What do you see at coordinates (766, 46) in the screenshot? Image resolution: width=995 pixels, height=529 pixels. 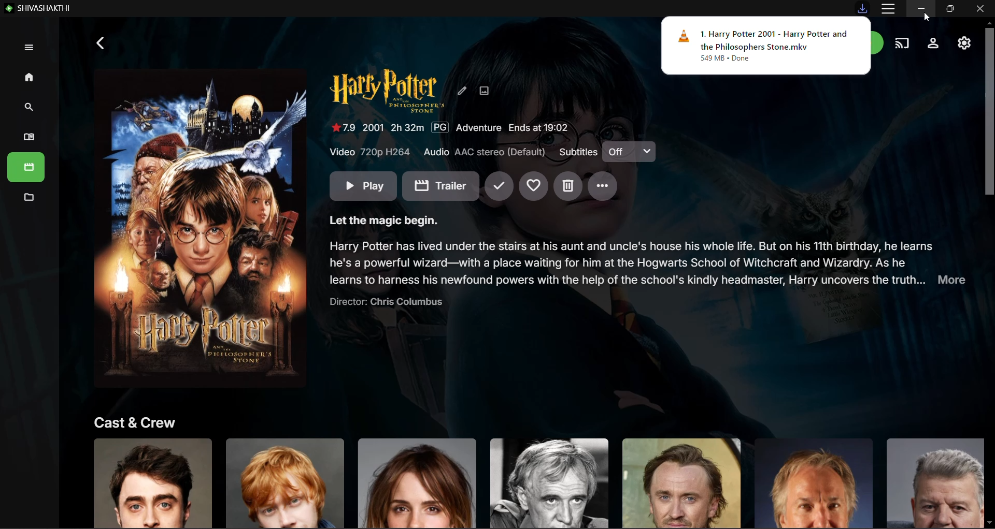 I see `Movie Download confirmation on Emby App Downloads` at bounding box center [766, 46].